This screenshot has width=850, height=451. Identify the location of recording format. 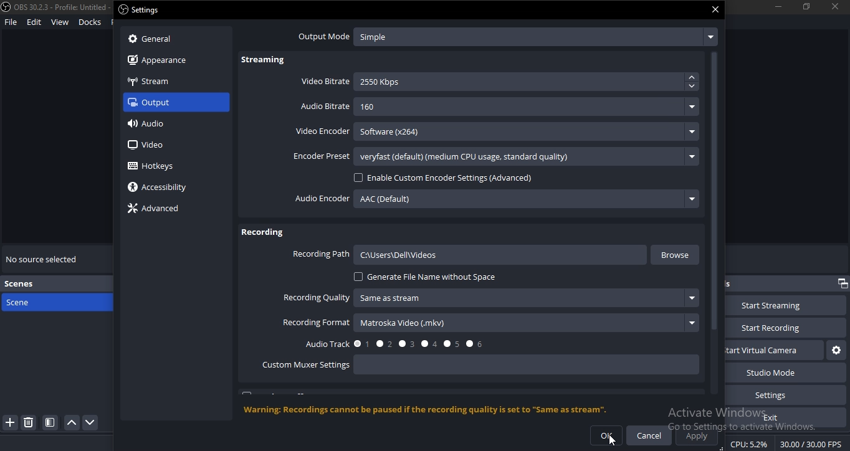
(317, 323).